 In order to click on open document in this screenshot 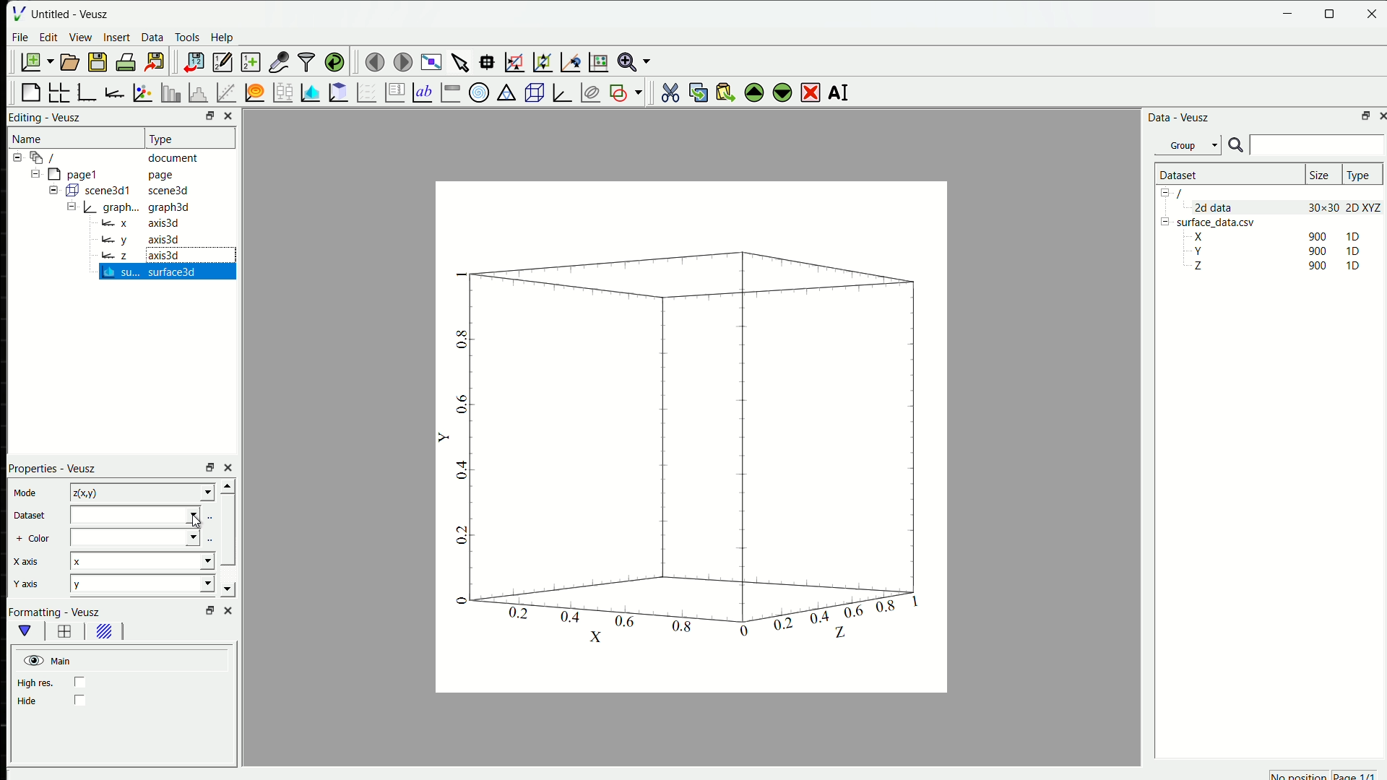, I will do `click(71, 62)`.